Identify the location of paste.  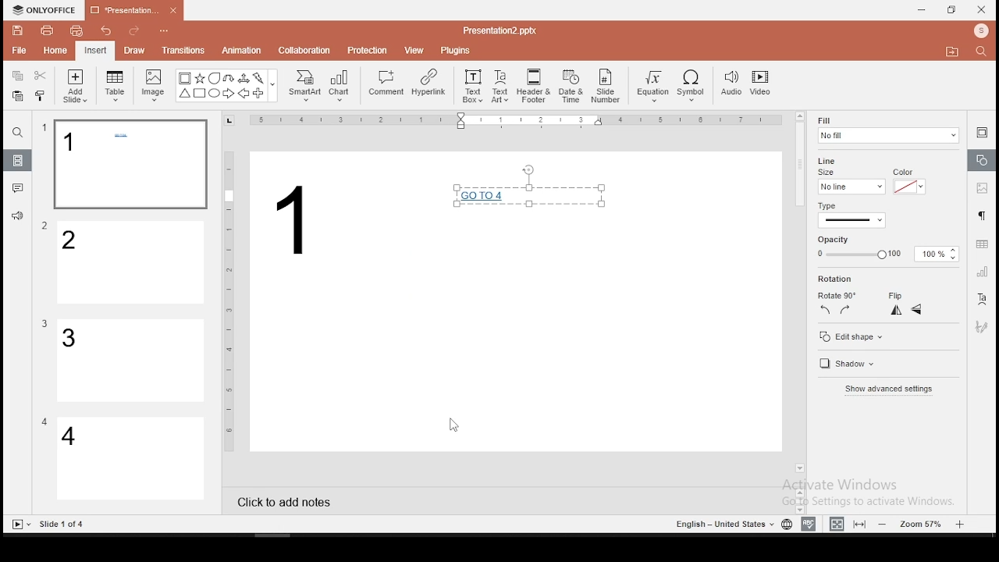
(16, 96).